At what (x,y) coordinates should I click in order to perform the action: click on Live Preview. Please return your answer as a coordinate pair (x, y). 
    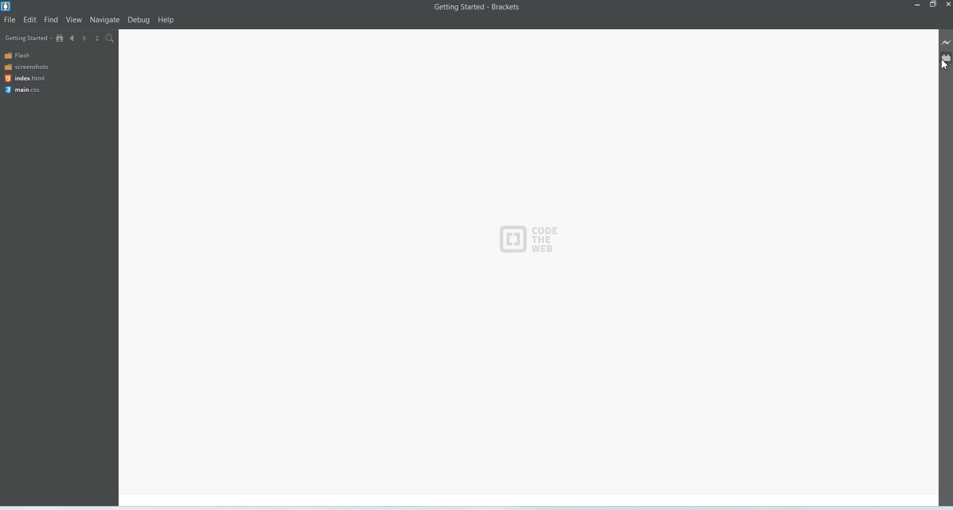
    Looking at the image, I should click on (947, 43).